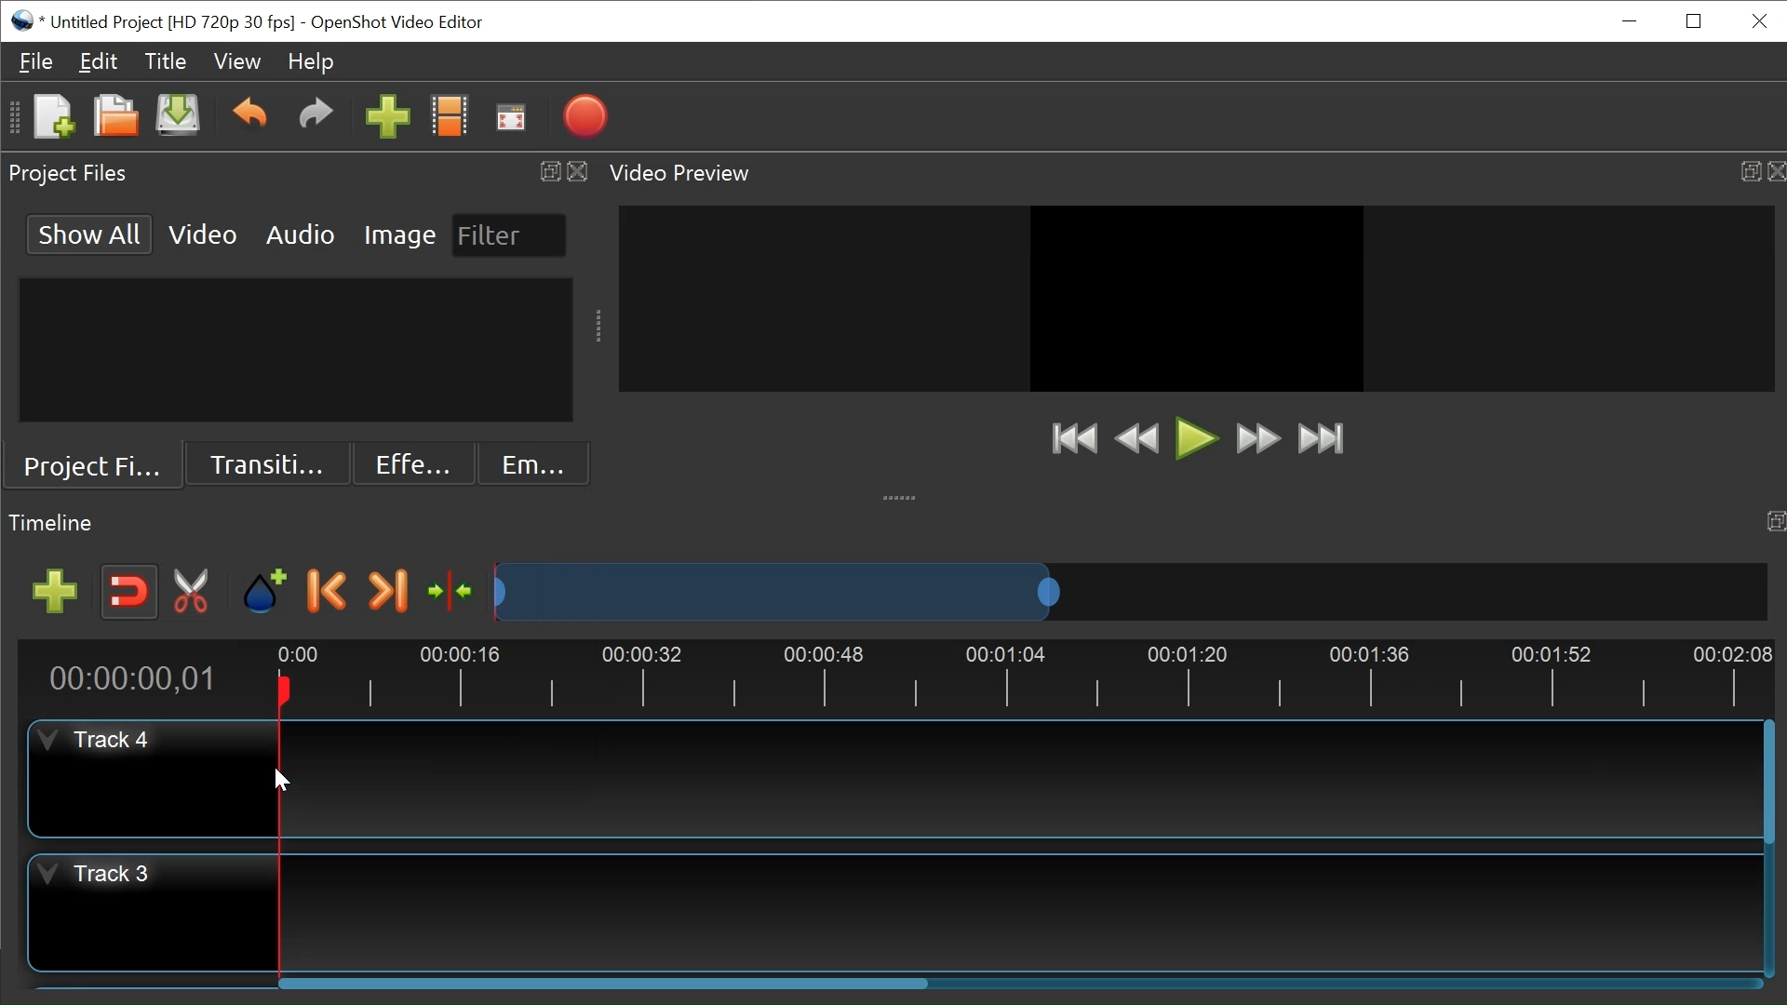  What do you see at coordinates (177, 117) in the screenshot?
I see `Save File` at bounding box center [177, 117].